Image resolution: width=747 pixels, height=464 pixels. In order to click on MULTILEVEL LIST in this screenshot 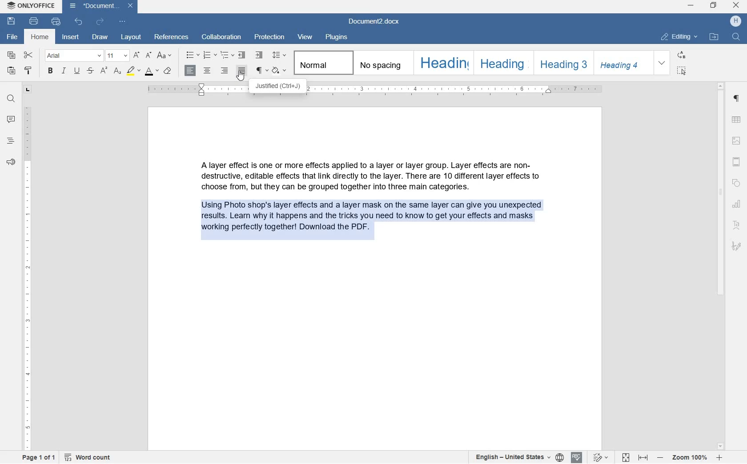, I will do `click(226, 55)`.